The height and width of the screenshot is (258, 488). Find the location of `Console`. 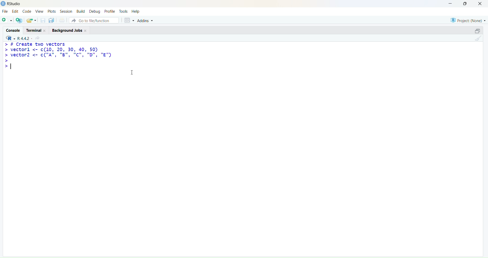

Console is located at coordinates (12, 30).